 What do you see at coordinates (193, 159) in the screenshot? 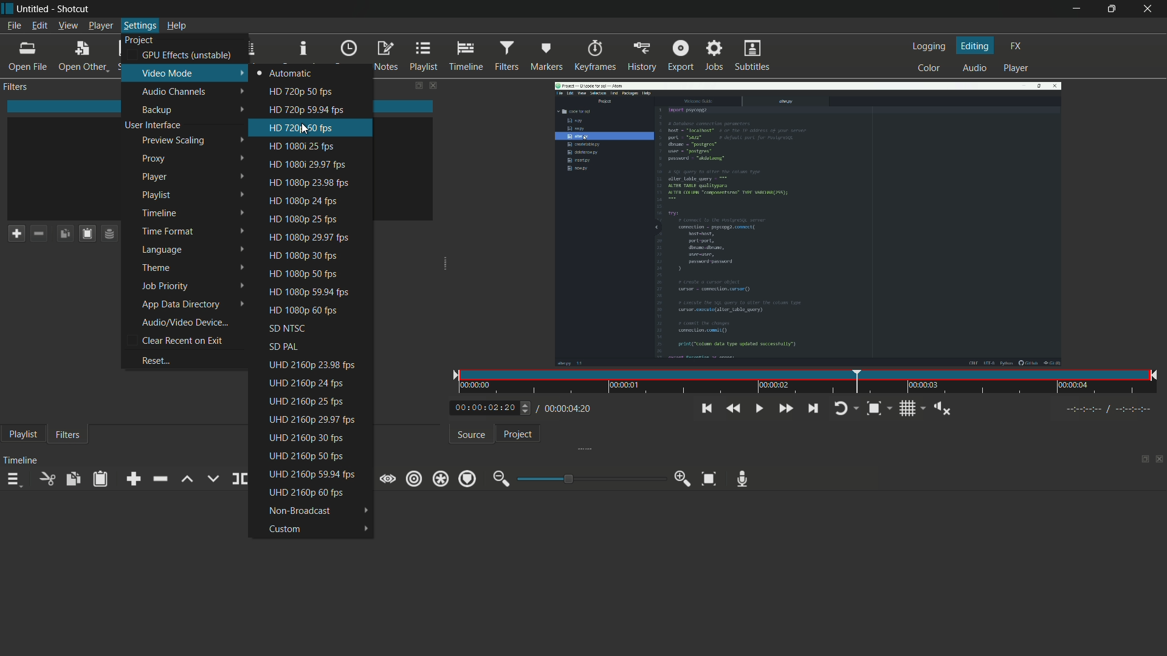
I see `proxy` at bounding box center [193, 159].